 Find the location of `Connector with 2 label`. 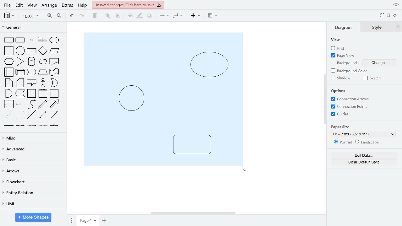

Connector with 2 label is located at coordinates (32, 127).